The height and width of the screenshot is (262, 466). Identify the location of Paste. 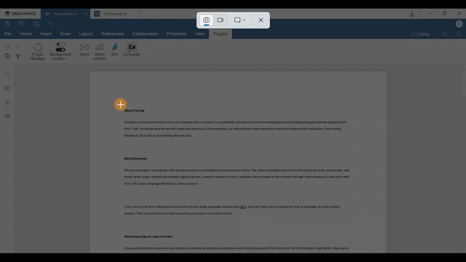
(6, 57).